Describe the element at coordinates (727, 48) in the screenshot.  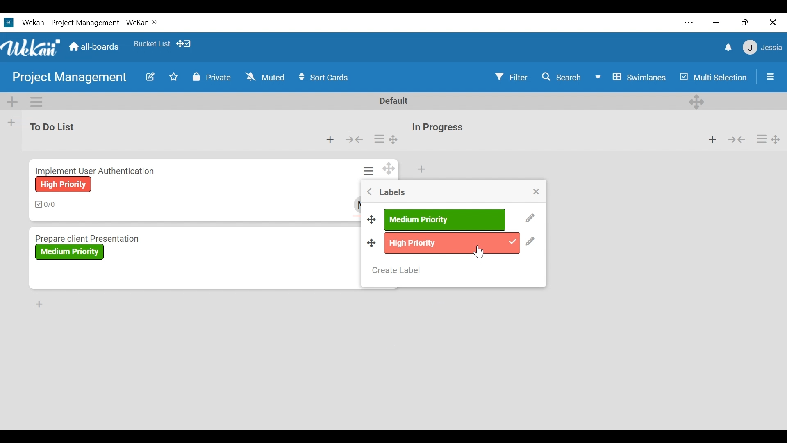
I see `notifications` at that location.